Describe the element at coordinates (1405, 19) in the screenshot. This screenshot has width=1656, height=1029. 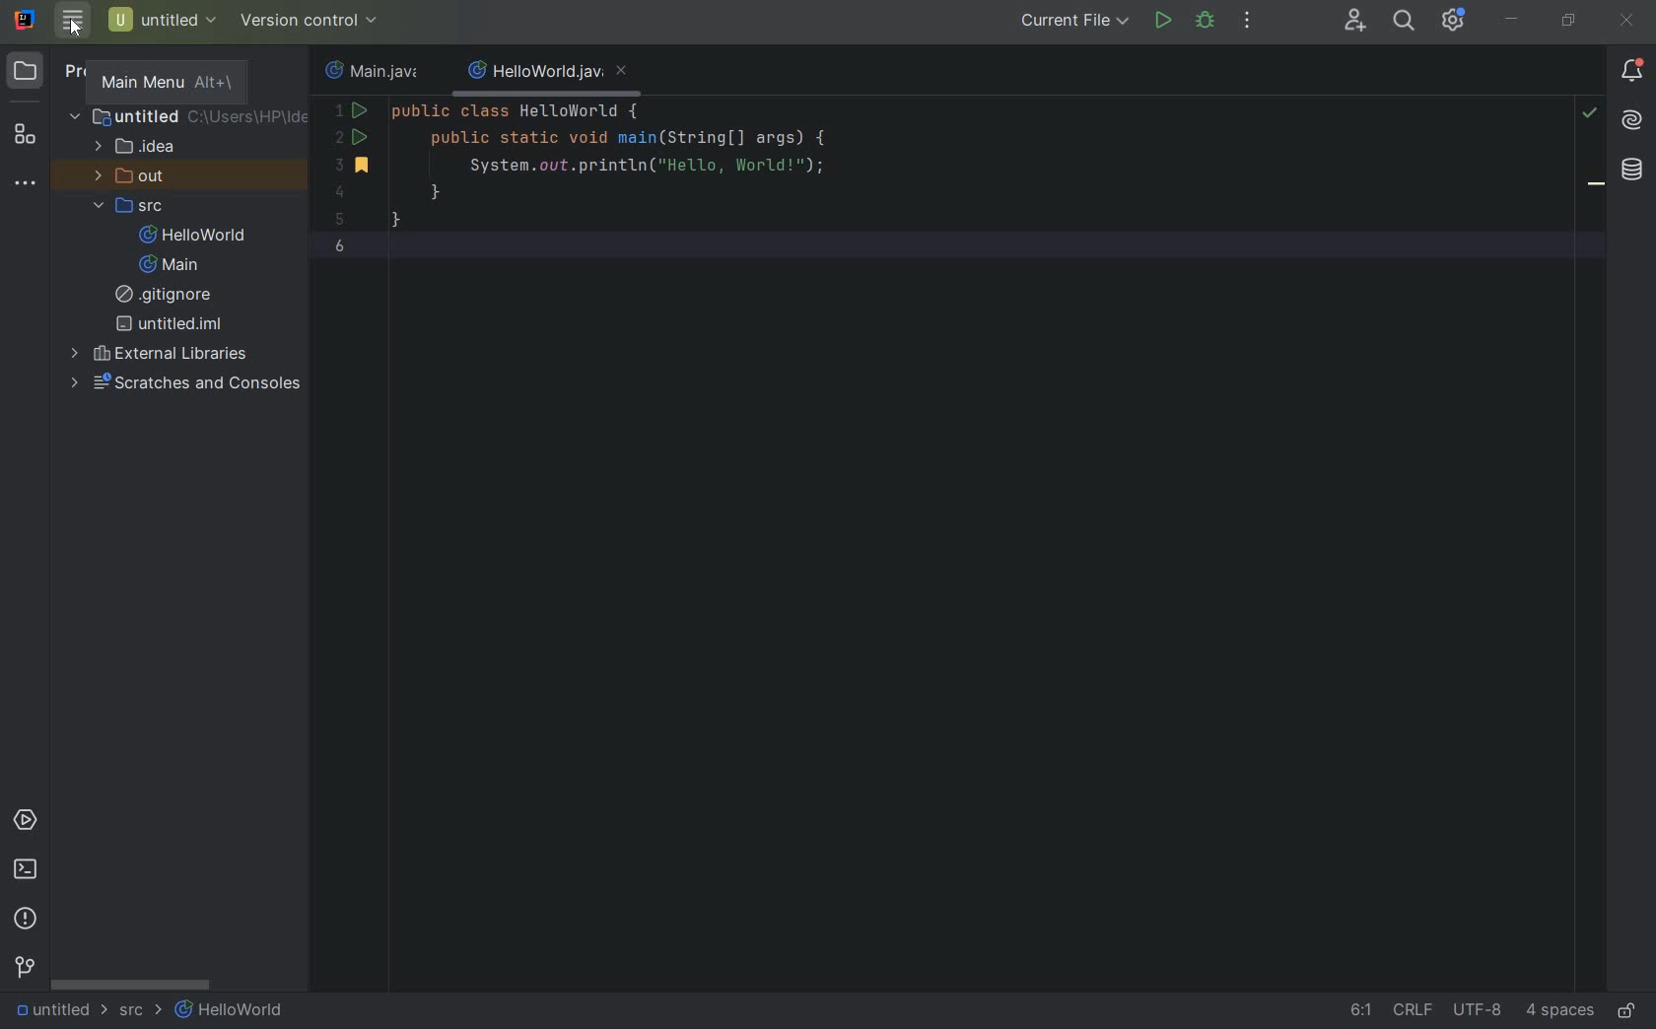
I see `search everywhere` at that location.